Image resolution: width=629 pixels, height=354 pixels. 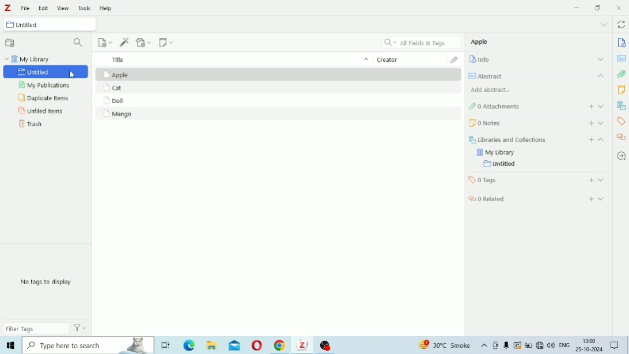 I want to click on Related, so click(x=487, y=199).